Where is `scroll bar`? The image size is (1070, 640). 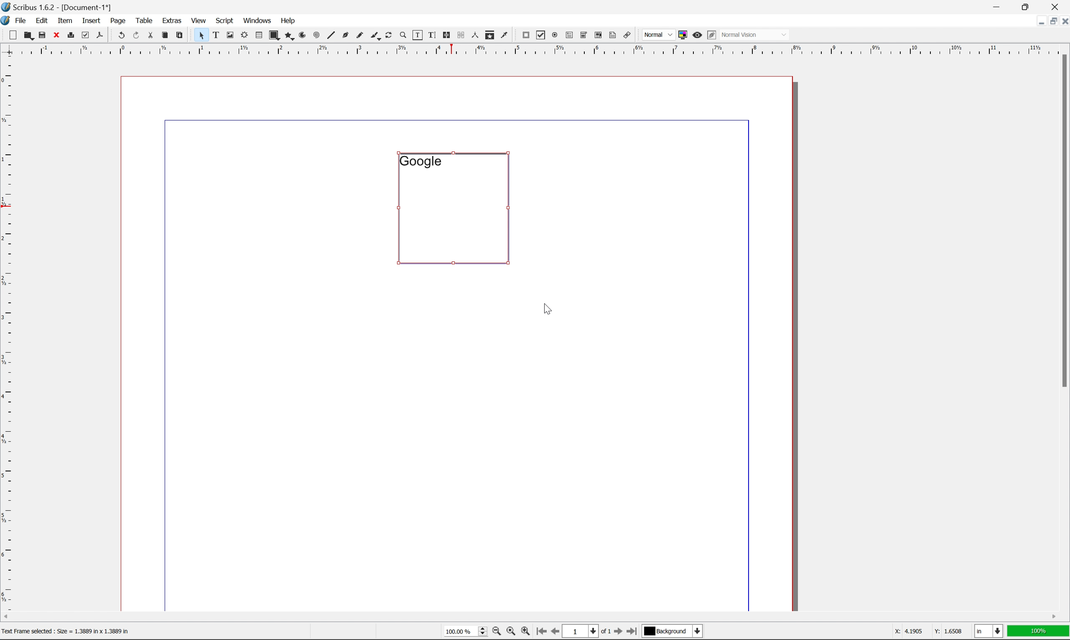 scroll bar is located at coordinates (1063, 220).